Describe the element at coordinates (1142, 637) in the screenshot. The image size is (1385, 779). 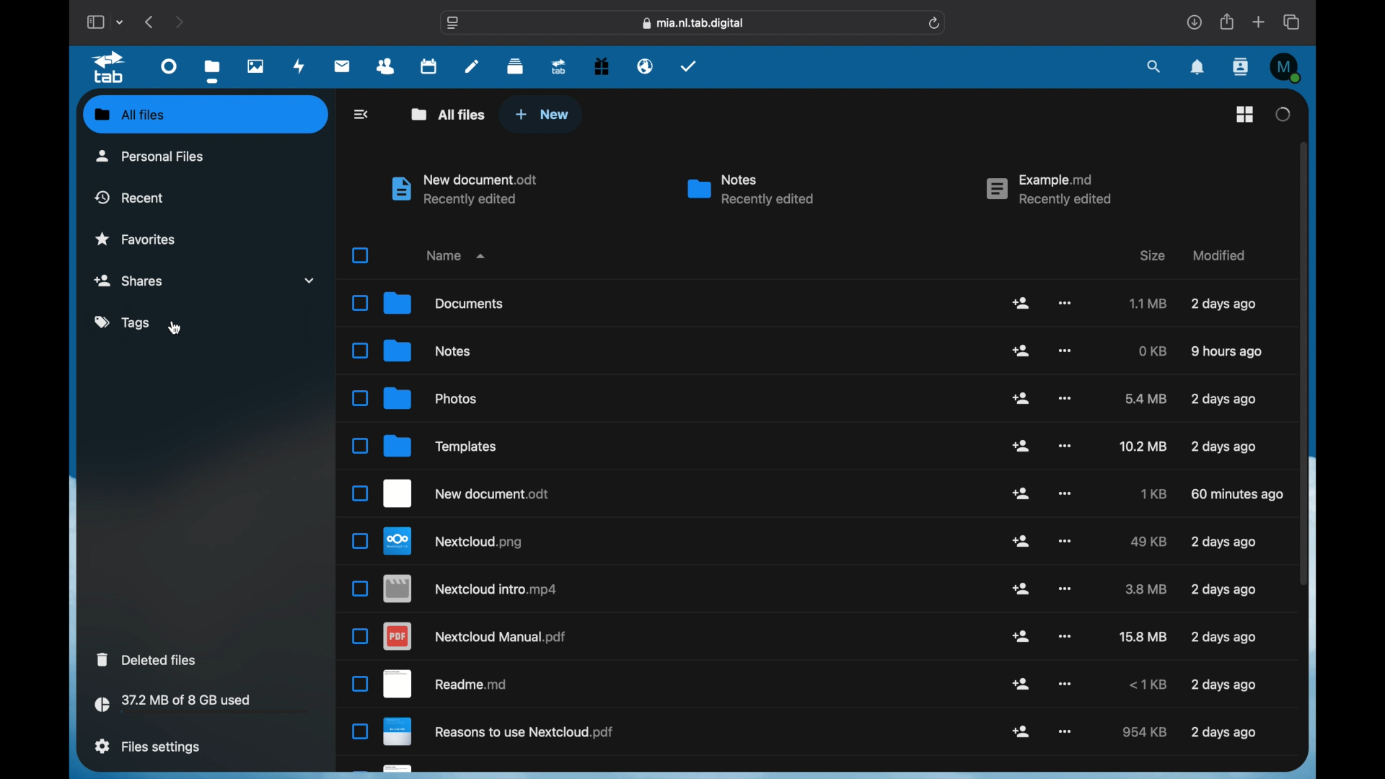
I see `size` at that location.